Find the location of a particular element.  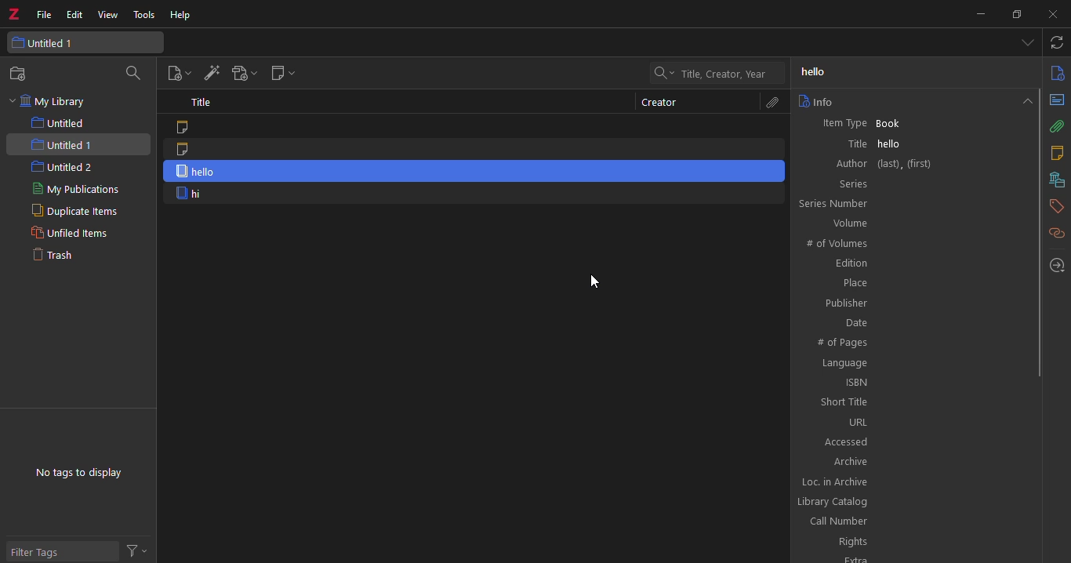

minimize is located at coordinates (980, 13).